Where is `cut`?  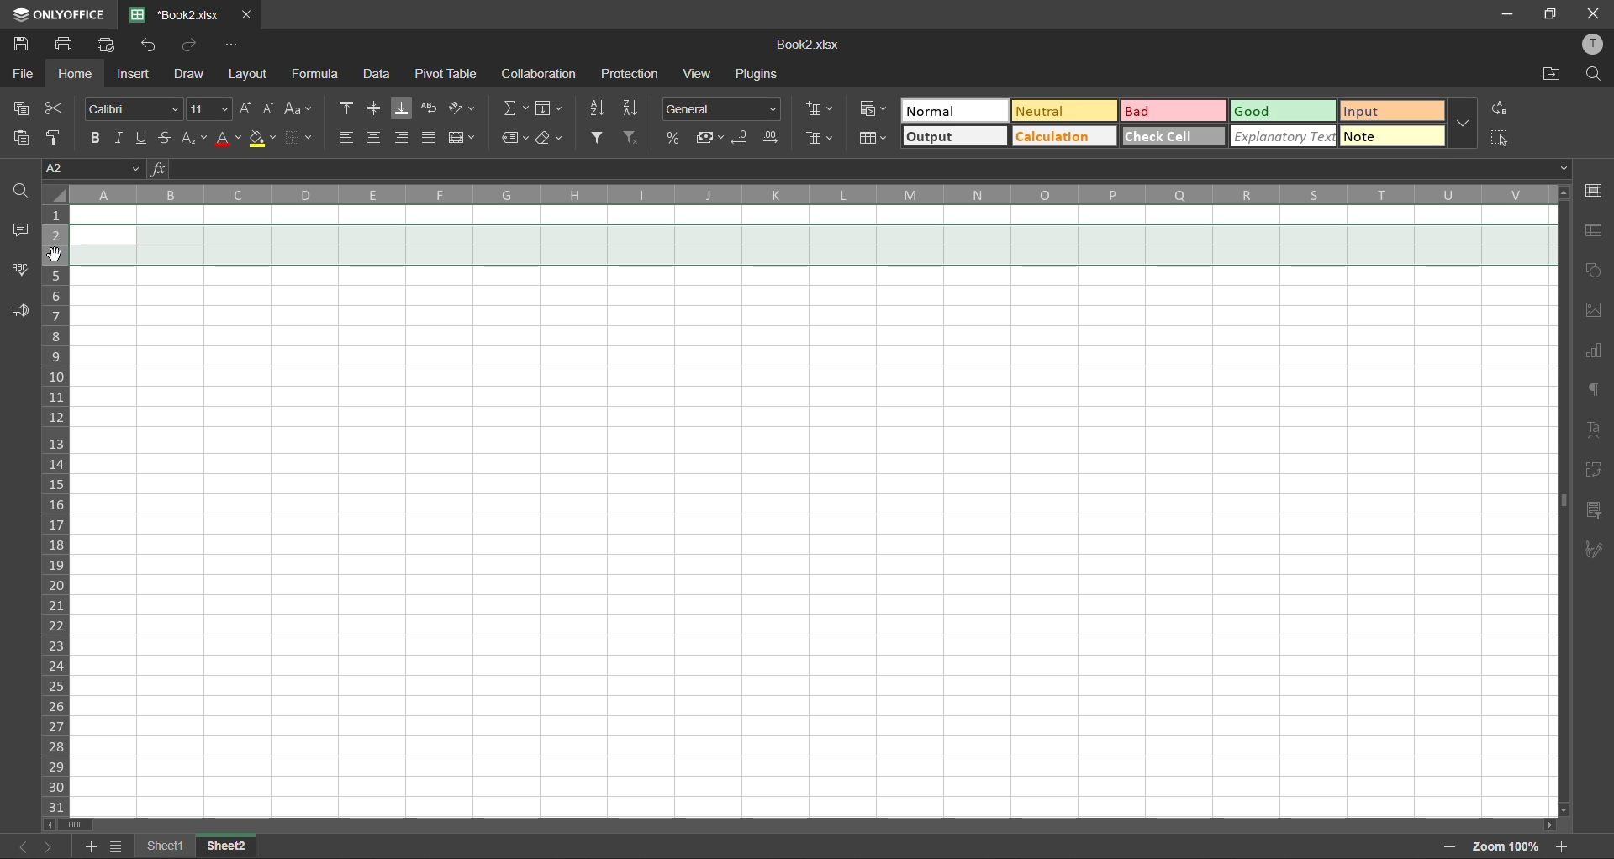 cut is located at coordinates (55, 110).